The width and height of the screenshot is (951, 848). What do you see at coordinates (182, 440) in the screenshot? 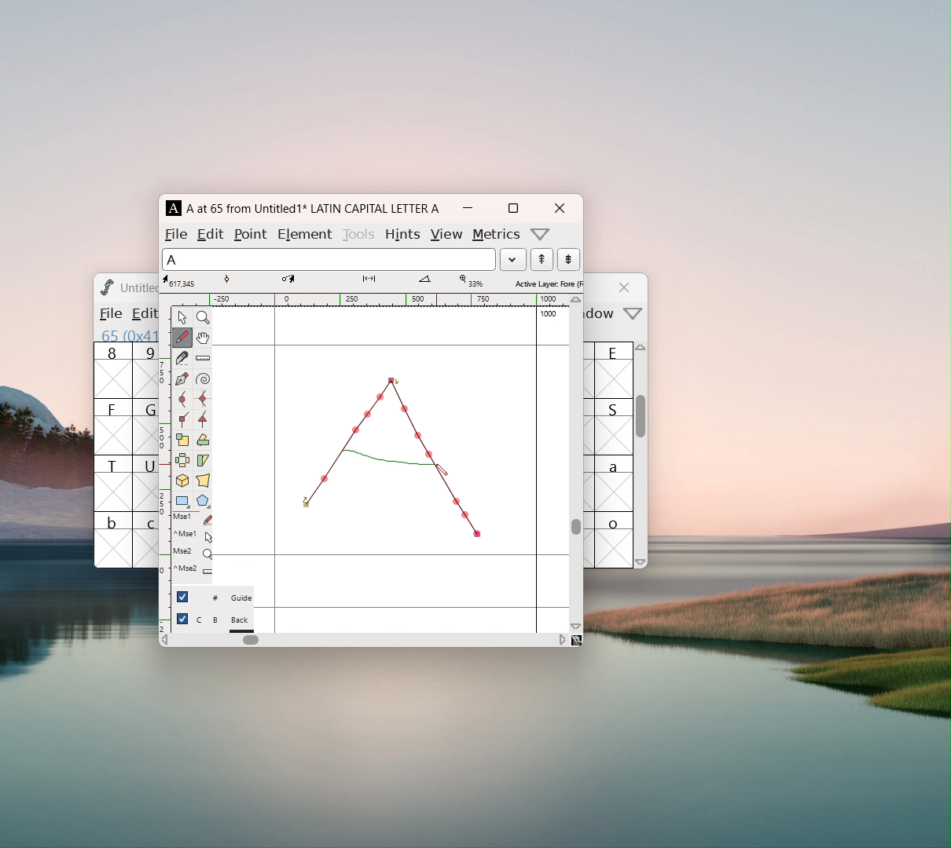
I see `scale the selection` at bounding box center [182, 440].